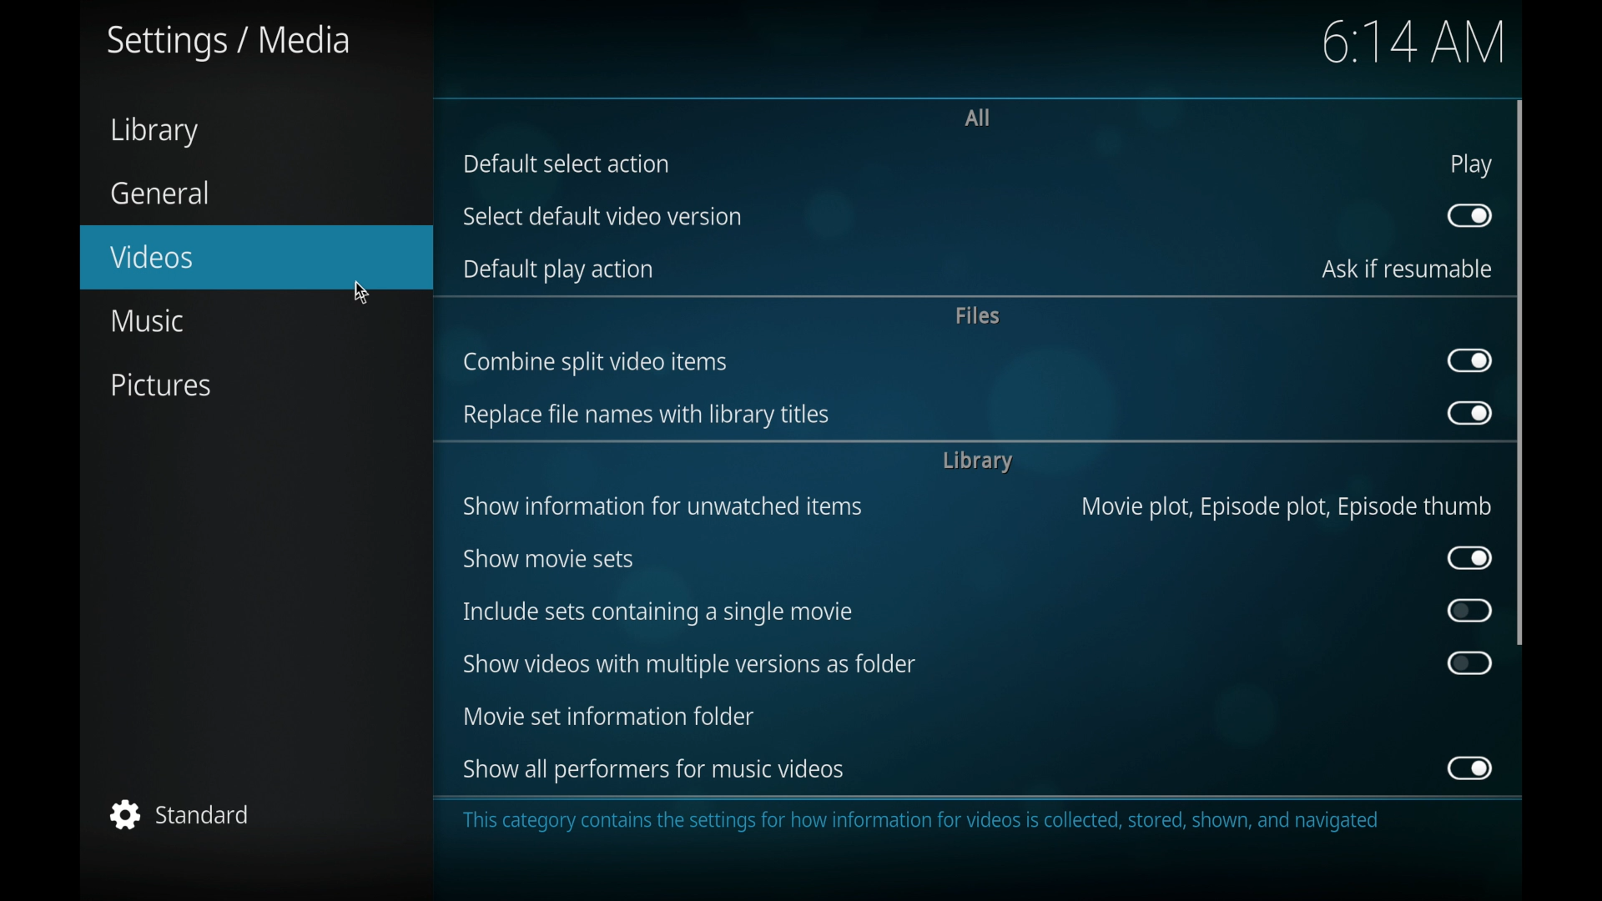 This screenshot has width=1602, height=901. Describe the element at coordinates (154, 132) in the screenshot. I see `library` at that location.